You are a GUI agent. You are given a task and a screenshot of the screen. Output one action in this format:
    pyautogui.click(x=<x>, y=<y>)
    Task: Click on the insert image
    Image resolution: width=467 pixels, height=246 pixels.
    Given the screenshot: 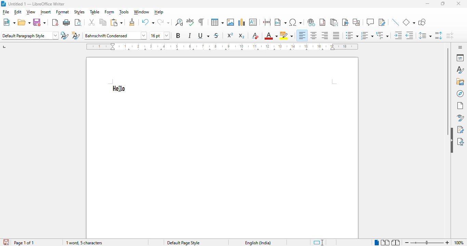 What is the action you would take?
    pyautogui.click(x=231, y=22)
    